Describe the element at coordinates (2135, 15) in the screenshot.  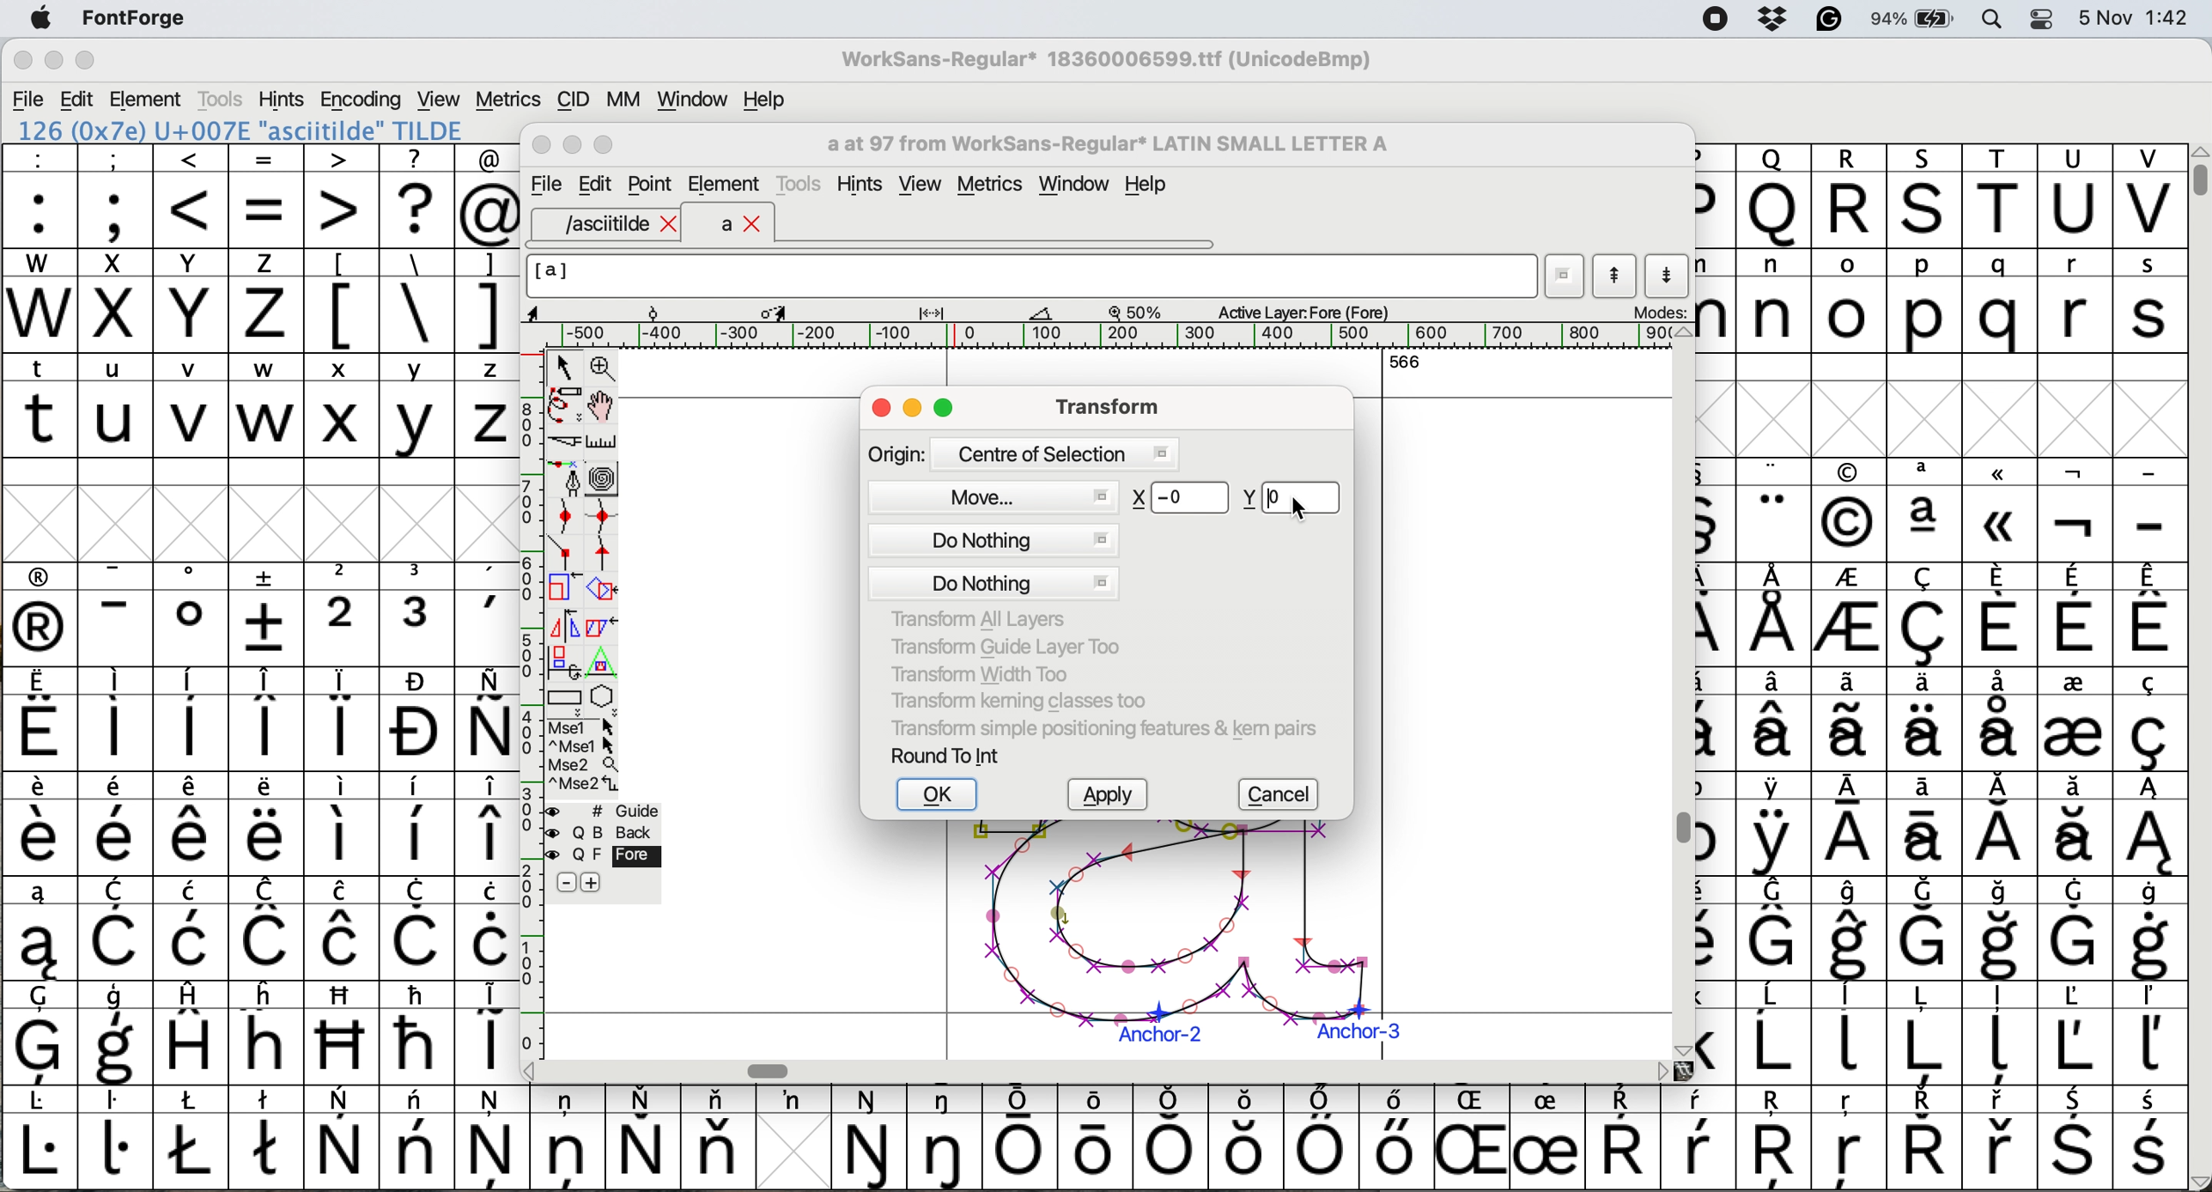
I see `date and time` at that location.